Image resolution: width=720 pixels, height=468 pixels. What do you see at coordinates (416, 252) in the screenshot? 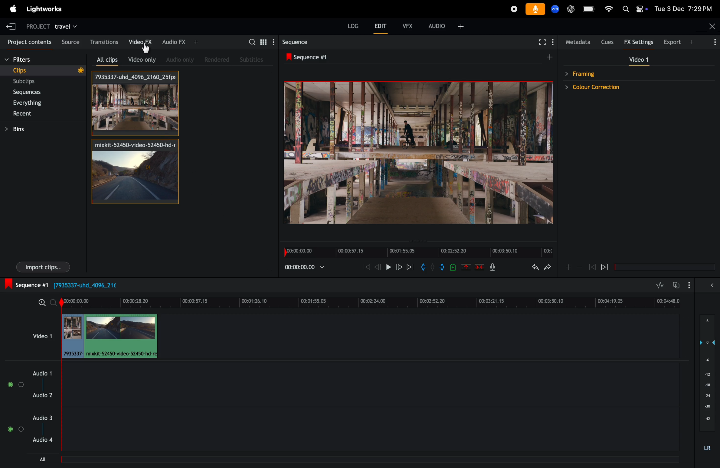
I see `Time frame` at bounding box center [416, 252].